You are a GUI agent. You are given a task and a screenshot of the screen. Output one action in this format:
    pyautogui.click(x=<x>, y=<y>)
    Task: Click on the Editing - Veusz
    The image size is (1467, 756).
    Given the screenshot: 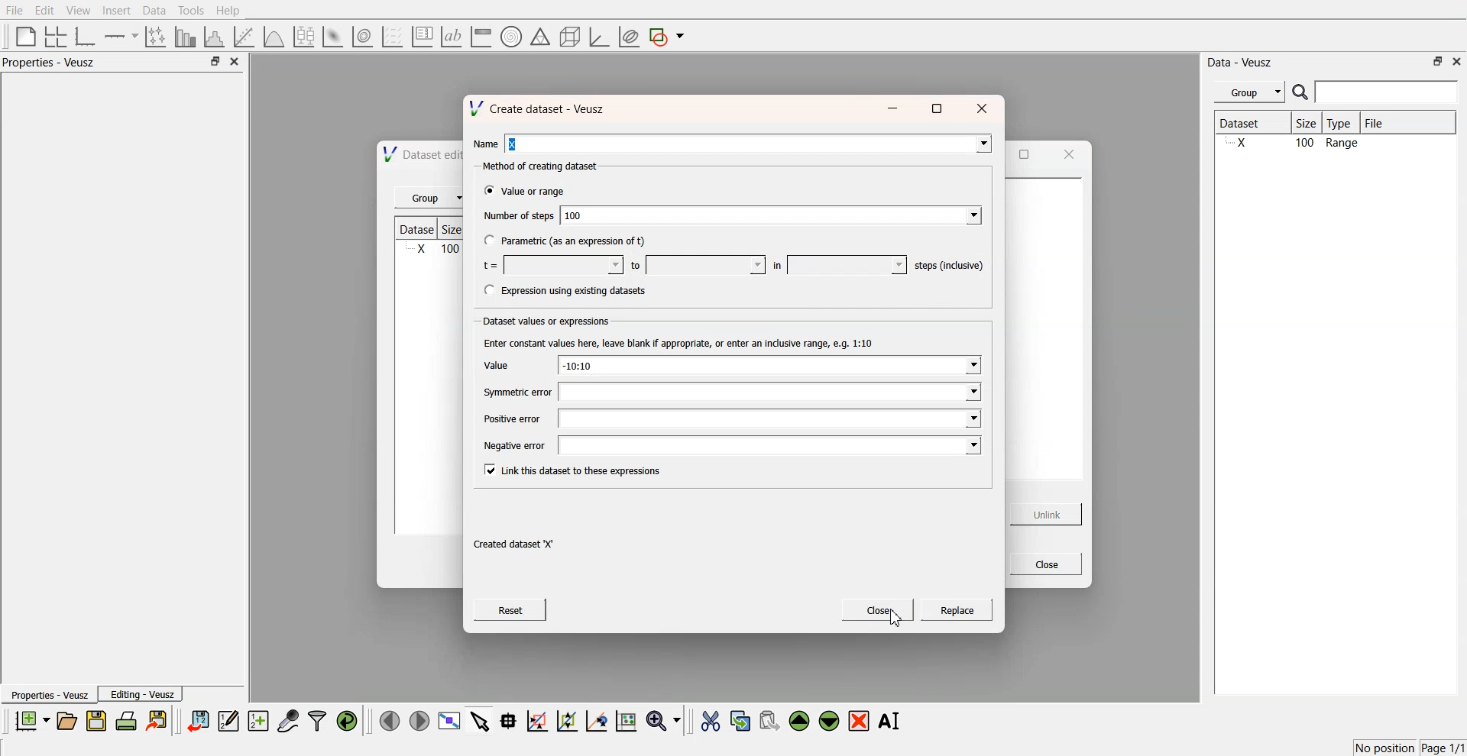 What is the action you would take?
    pyautogui.click(x=142, y=694)
    